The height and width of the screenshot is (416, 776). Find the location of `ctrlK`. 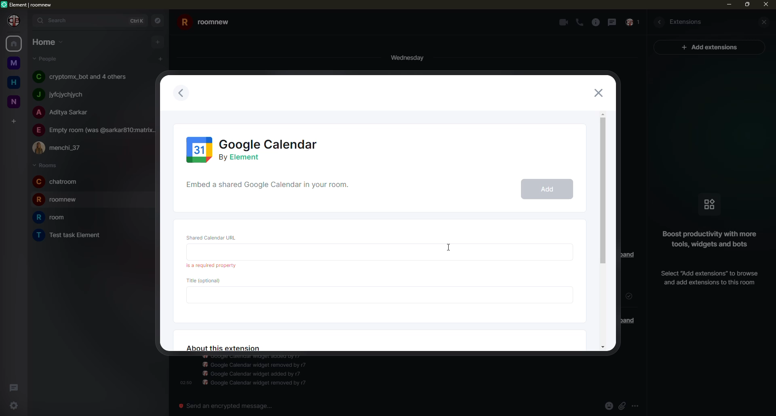

ctrlK is located at coordinates (137, 20).